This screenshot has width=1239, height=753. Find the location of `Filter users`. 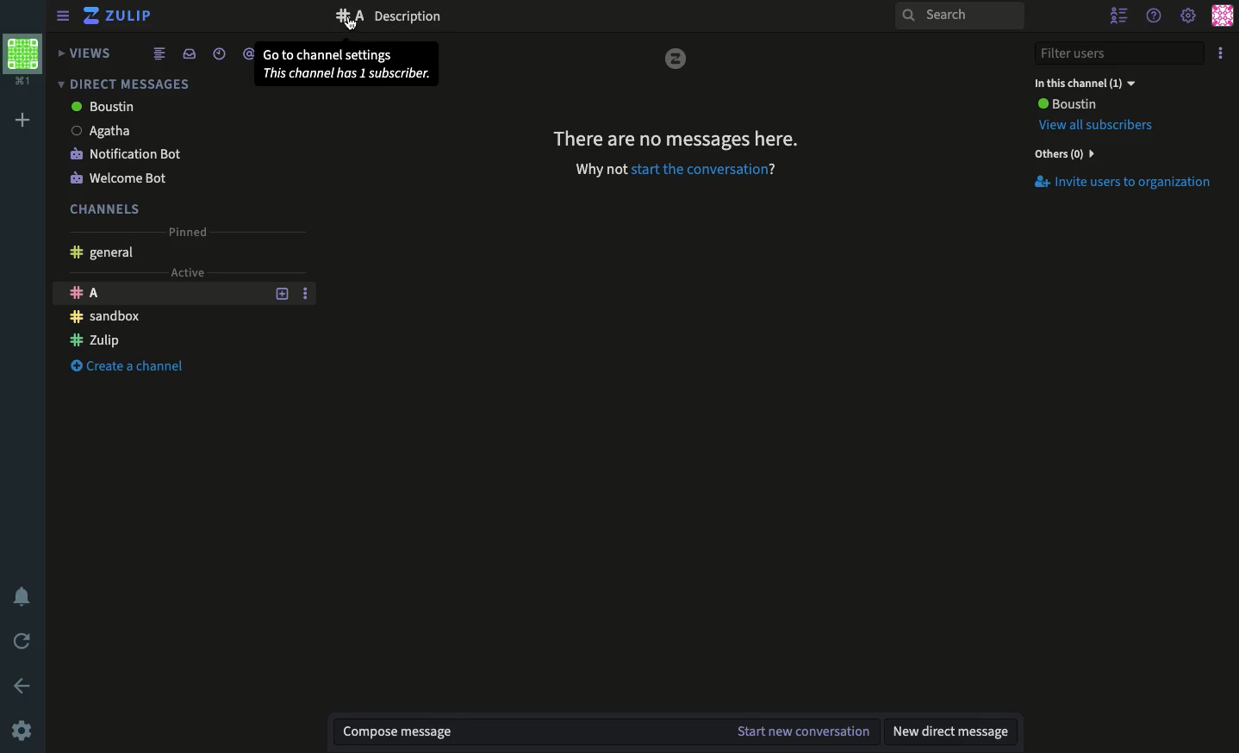

Filter users is located at coordinates (1119, 54).